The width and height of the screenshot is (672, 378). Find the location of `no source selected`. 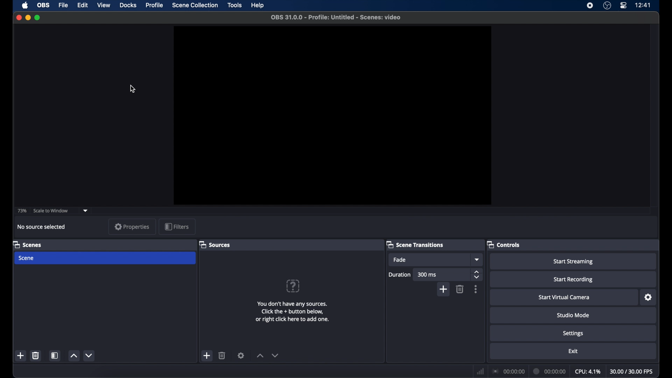

no source selected is located at coordinates (42, 226).